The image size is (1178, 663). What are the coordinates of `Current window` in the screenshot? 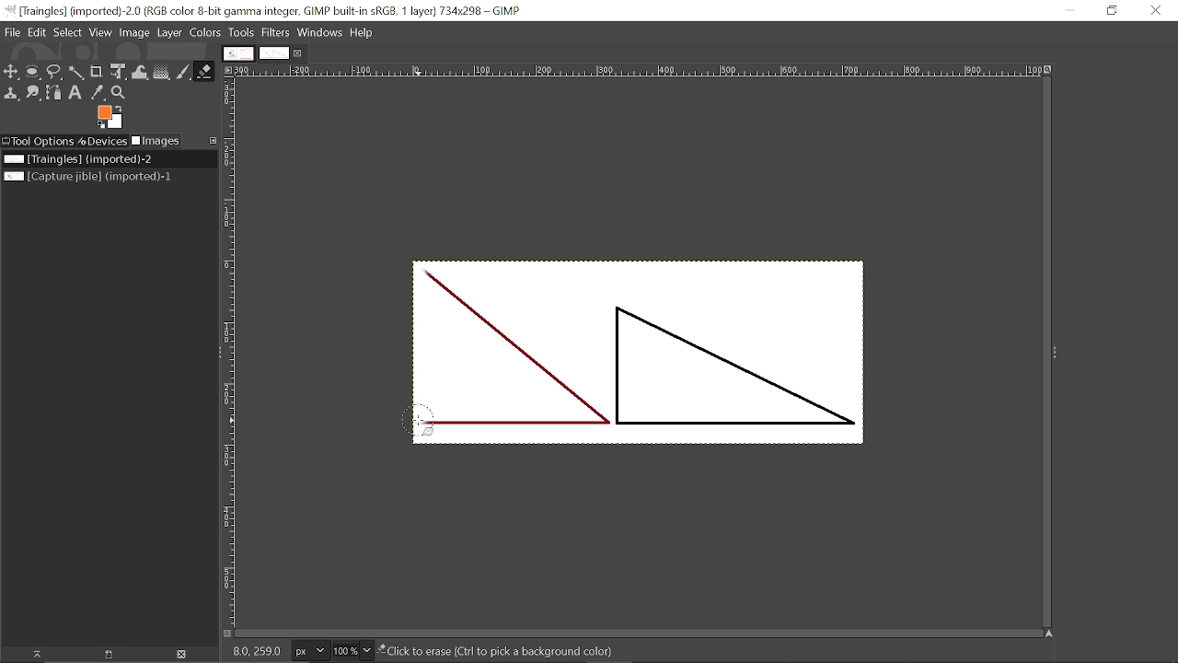 It's located at (271, 10).